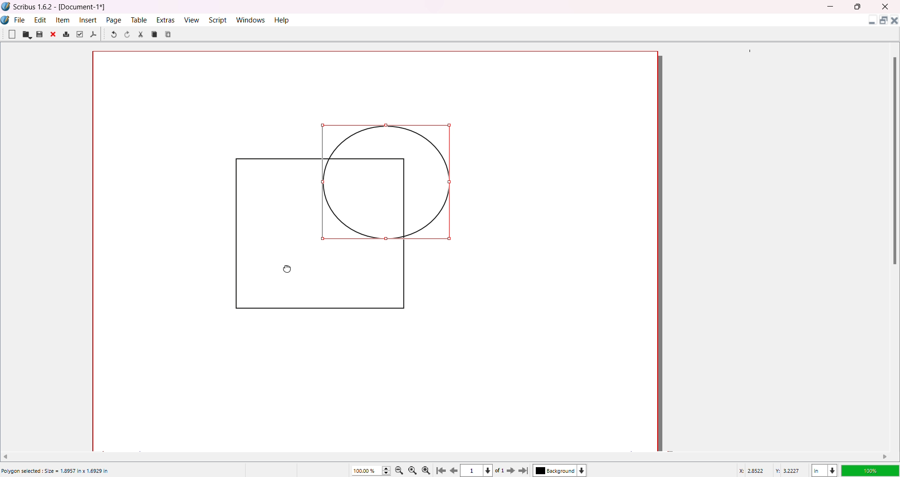 The height and width of the screenshot is (477, 900). Describe the element at coordinates (12, 34) in the screenshot. I see `New` at that location.